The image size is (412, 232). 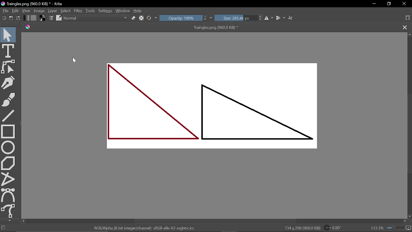 What do you see at coordinates (141, 18) in the screenshot?
I see `preserve alpha` at bounding box center [141, 18].